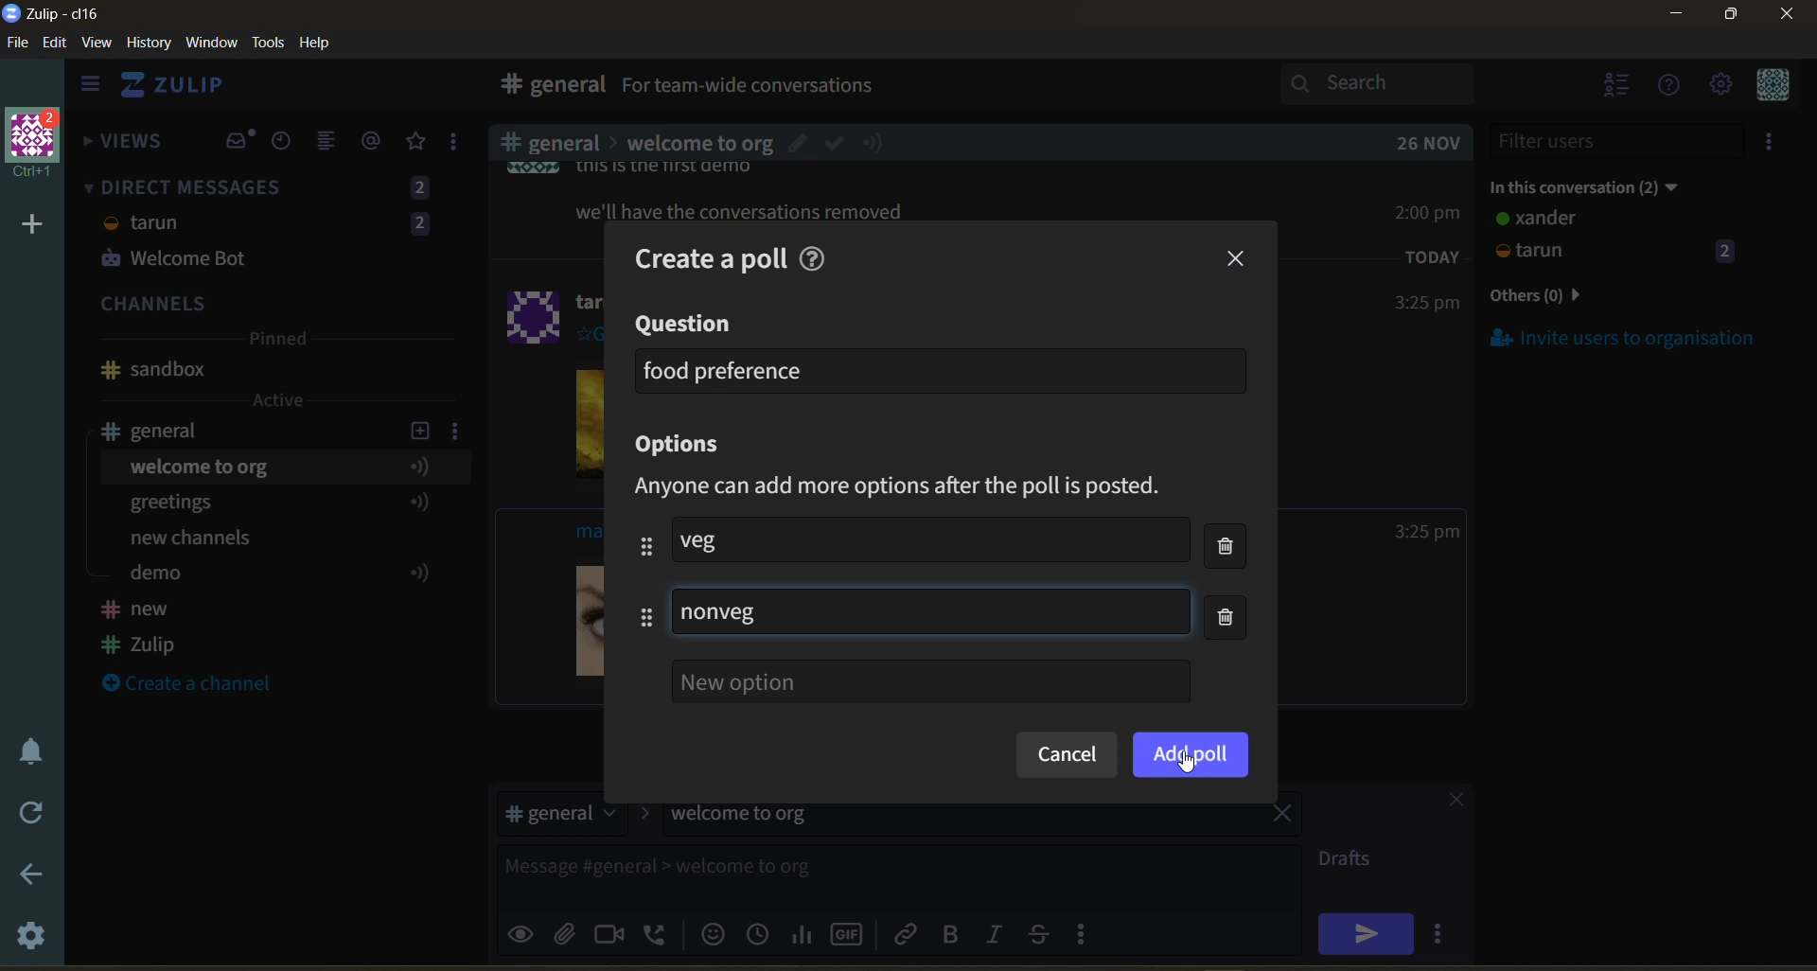 The height and width of the screenshot is (971, 1817). Describe the element at coordinates (185, 90) in the screenshot. I see `home view` at that location.